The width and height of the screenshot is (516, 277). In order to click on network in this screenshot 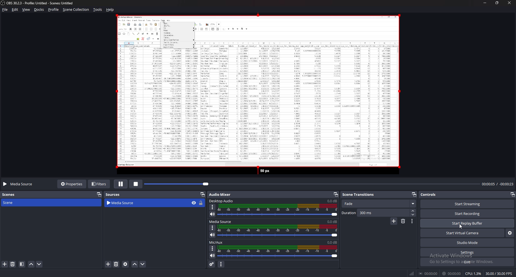, I will do `click(412, 274)`.